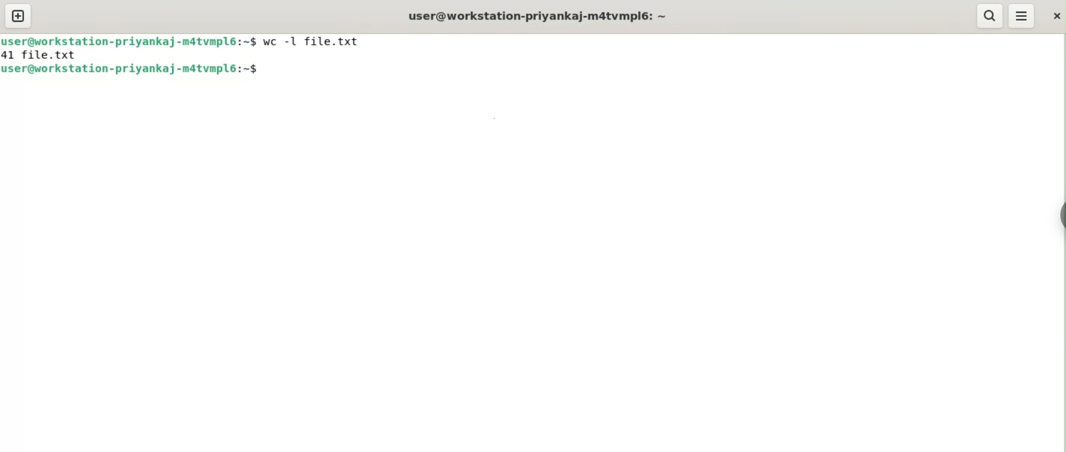  Describe the element at coordinates (537, 16) in the screenshot. I see `user@workstation-priyankaj-m4tvmpl6: ~` at that location.